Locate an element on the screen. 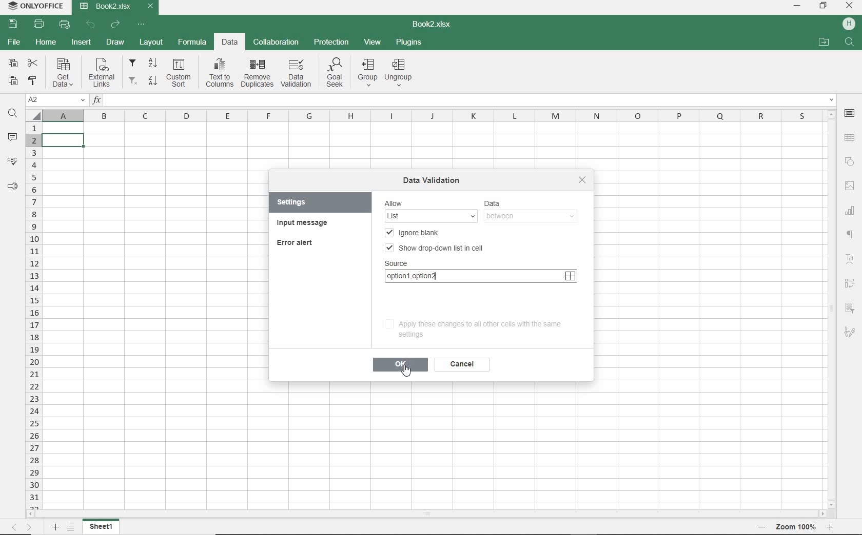  settings is located at coordinates (300, 202).